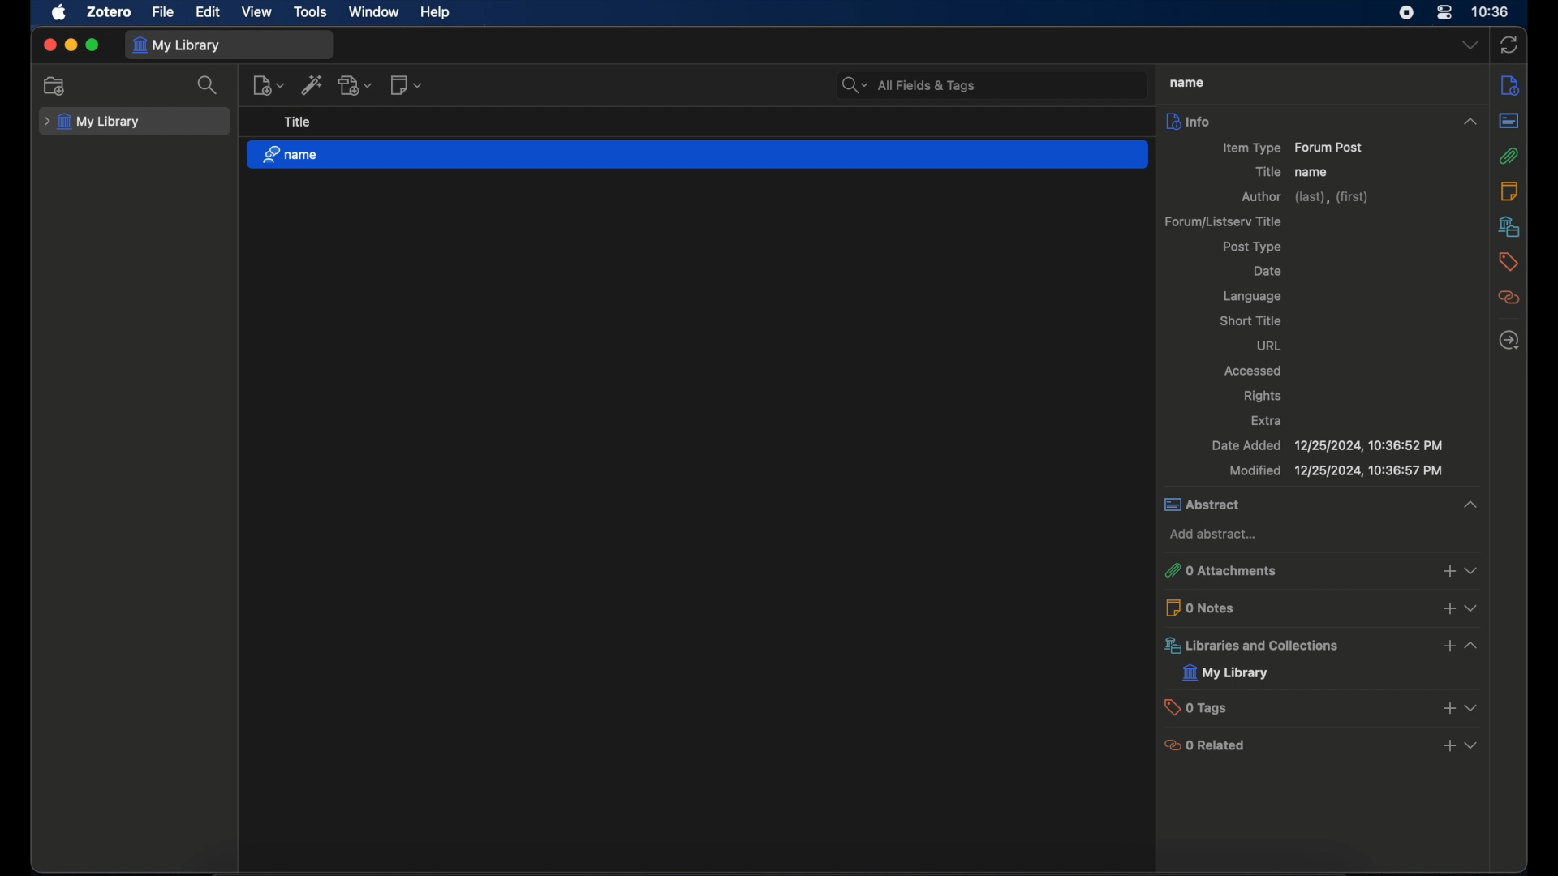 The image size is (1558, 876). I want to click on maximize, so click(93, 45).